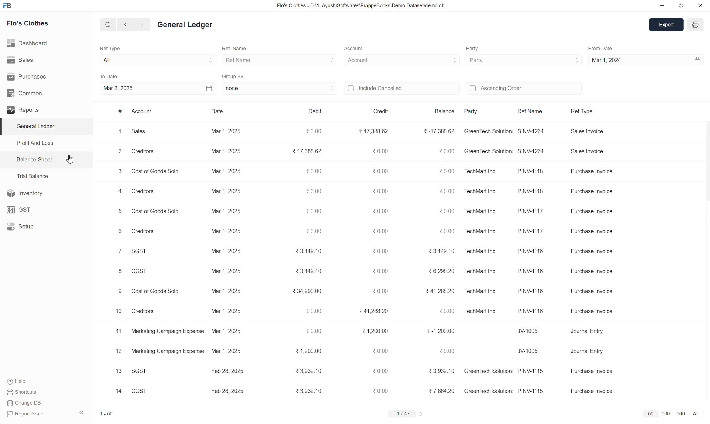 Image resolution: width=710 pixels, height=424 pixels. I want to click on GreenTech Solution:, so click(488, 150).